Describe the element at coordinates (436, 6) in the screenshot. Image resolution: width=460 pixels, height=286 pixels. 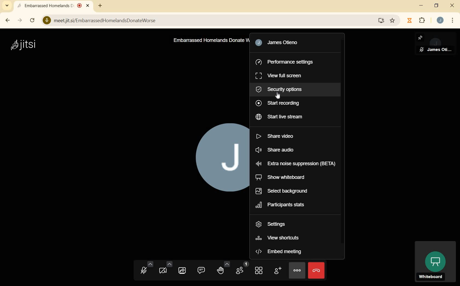
I see `restore down` at that location.